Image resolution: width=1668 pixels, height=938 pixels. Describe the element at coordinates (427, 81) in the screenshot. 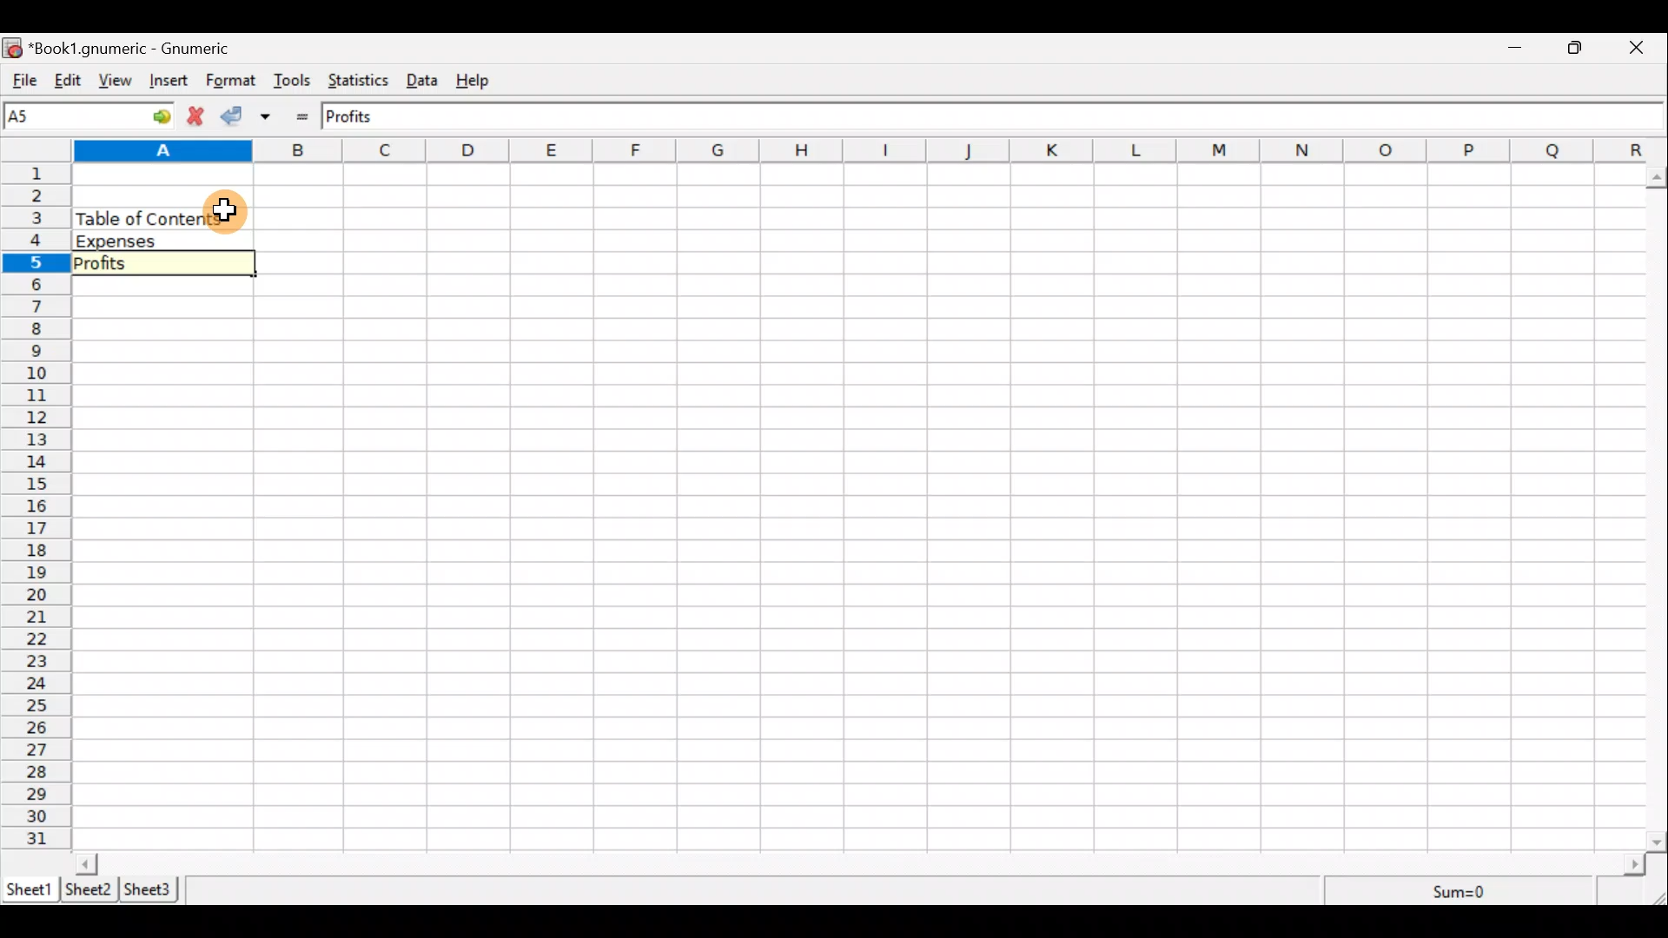

I see `Data` at that location.